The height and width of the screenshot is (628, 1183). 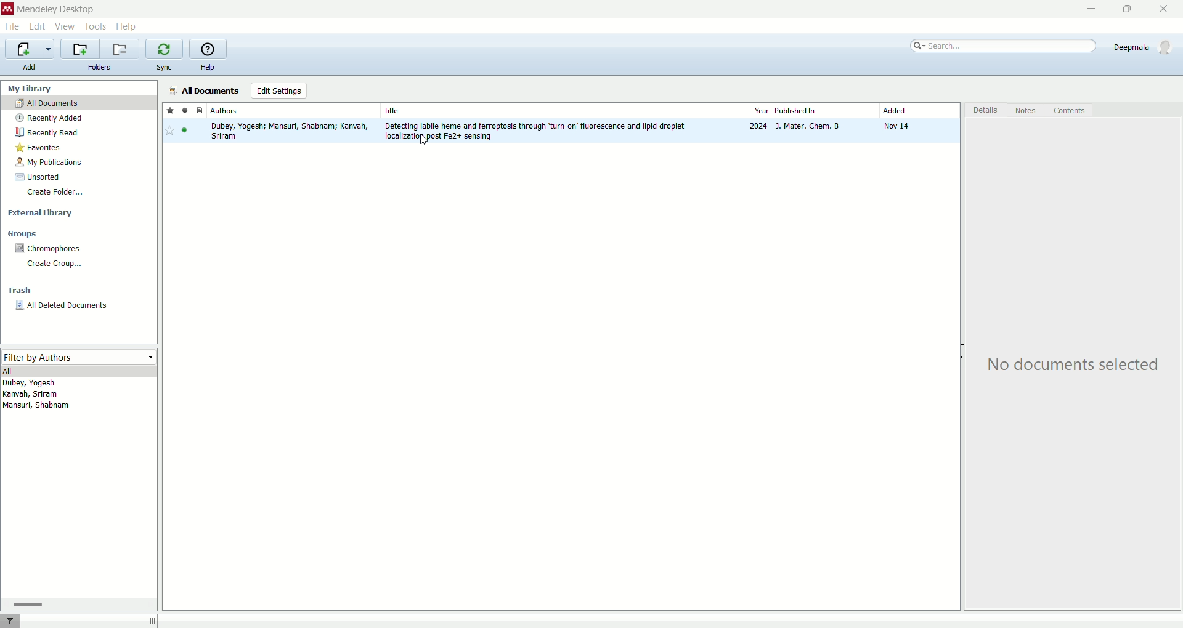 What do you see at coordinates (204, 91) in the screenshot?
I see `all documents` at bounding box center [204, 91].